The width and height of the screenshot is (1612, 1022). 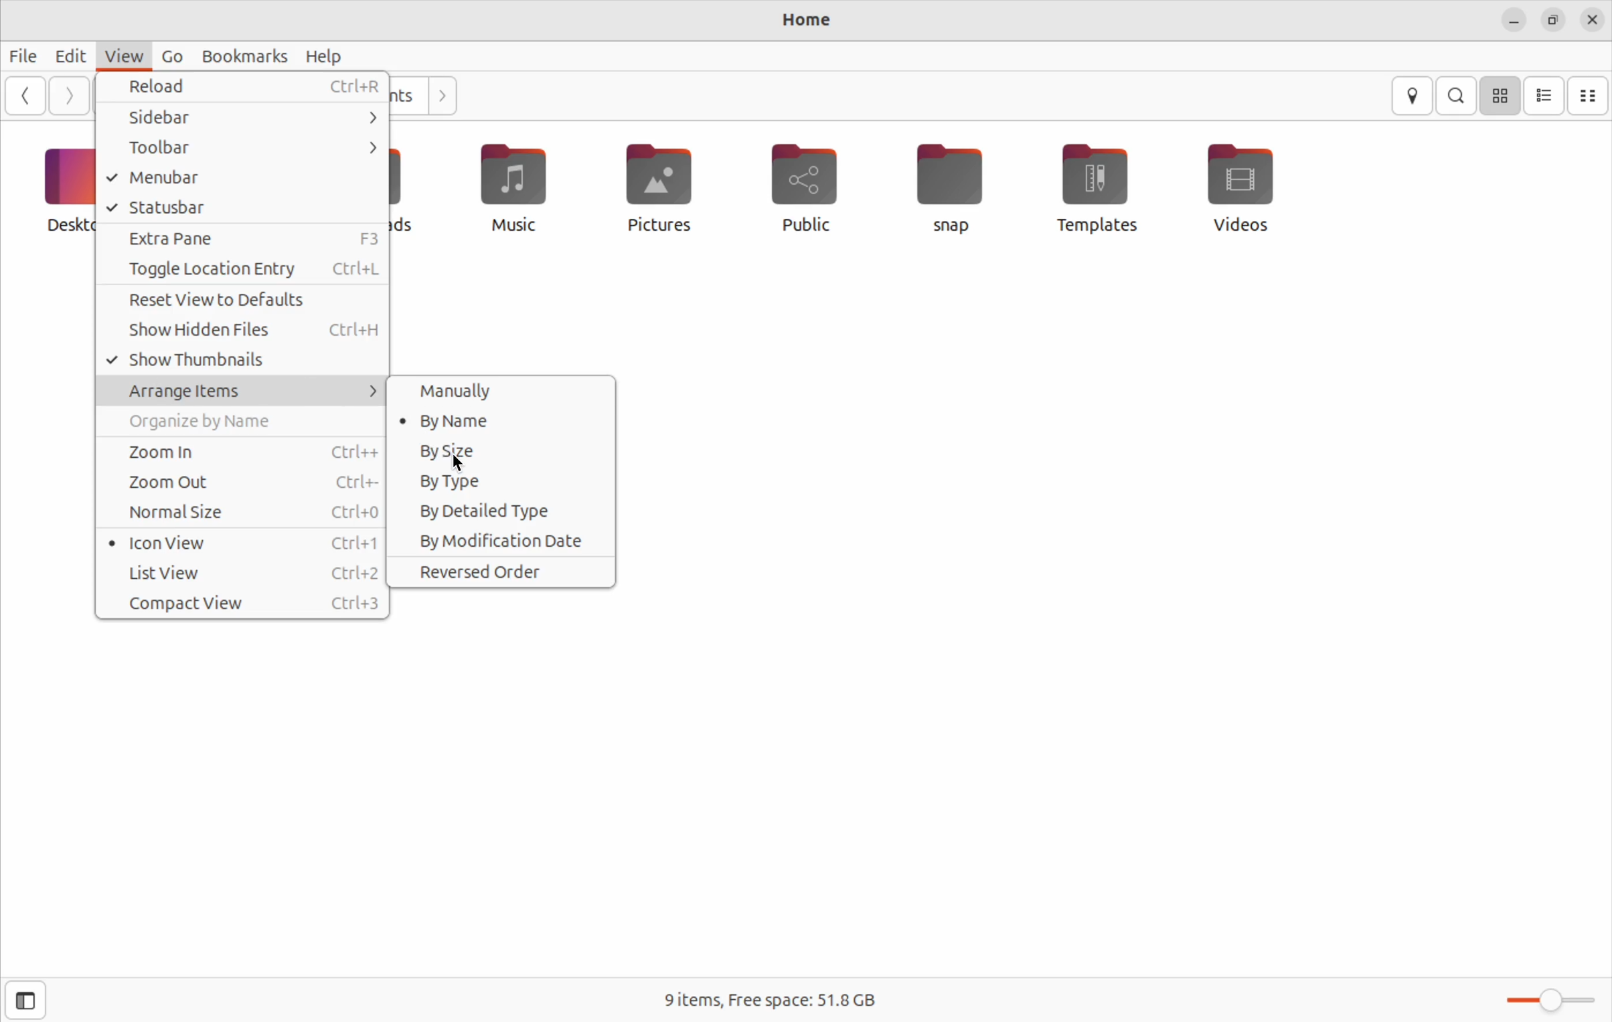 I want to click on icon view, so click(x=243, y=544).